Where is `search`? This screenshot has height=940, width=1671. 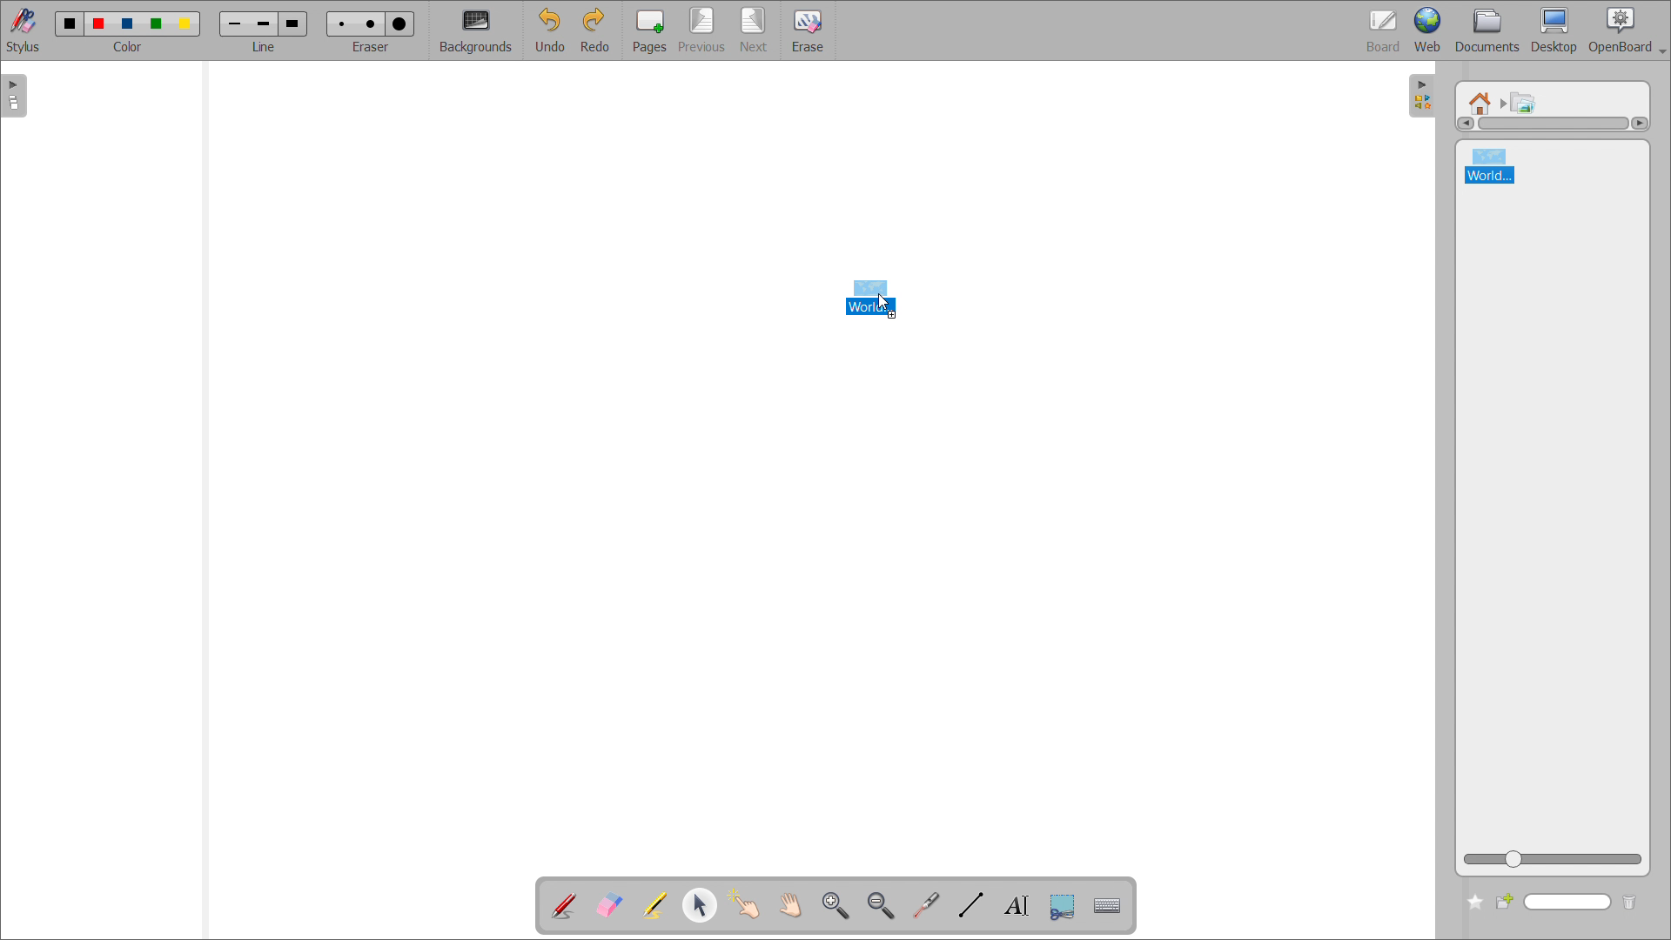
search is located at coordinates (1567, 903).